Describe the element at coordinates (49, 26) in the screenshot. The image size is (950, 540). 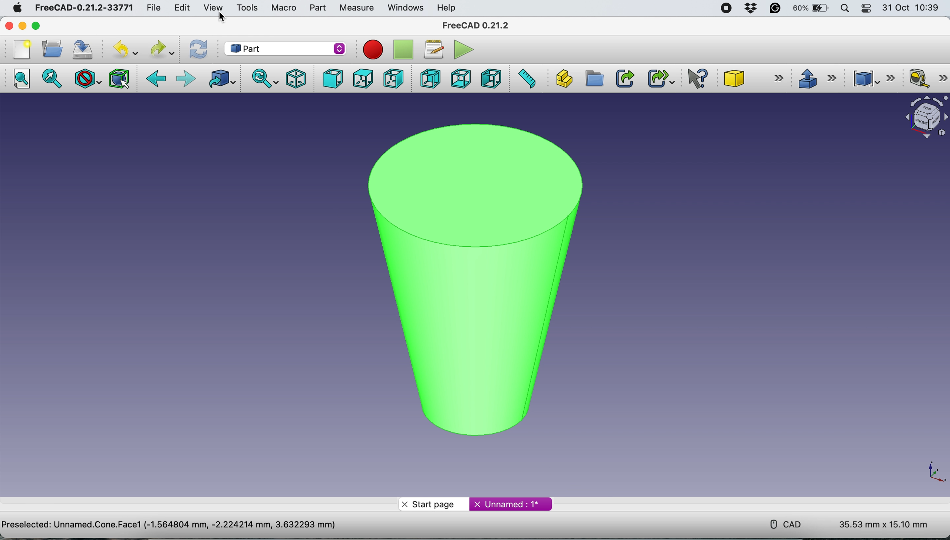
I see `maximise` at that location.